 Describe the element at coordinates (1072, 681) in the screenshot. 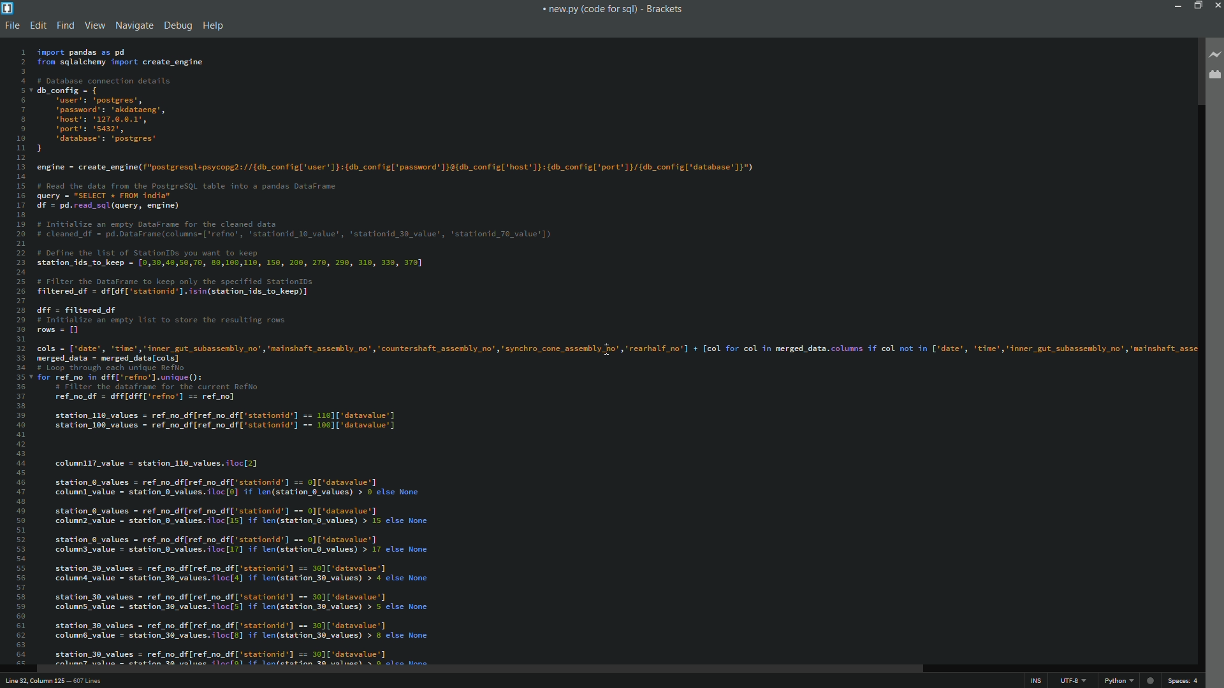

I see `file encoding` at that location.